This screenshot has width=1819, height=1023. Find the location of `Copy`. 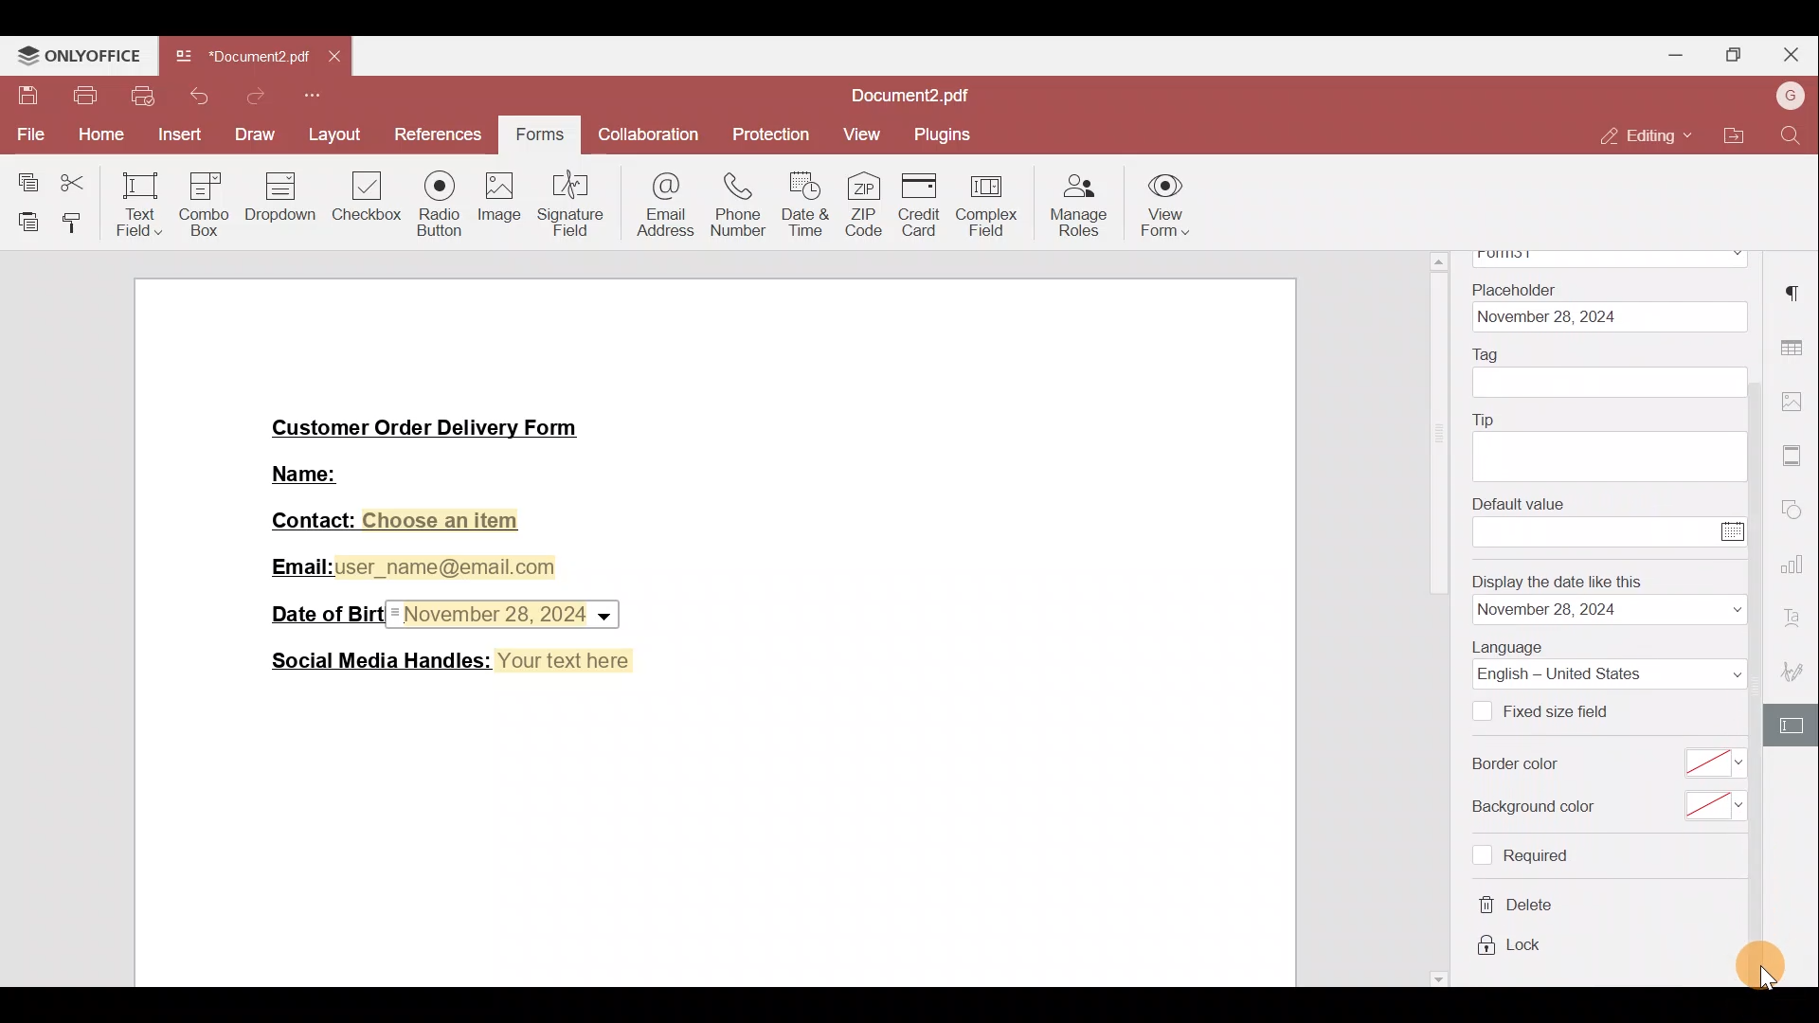

Copy is located at coordinates (24, 178).